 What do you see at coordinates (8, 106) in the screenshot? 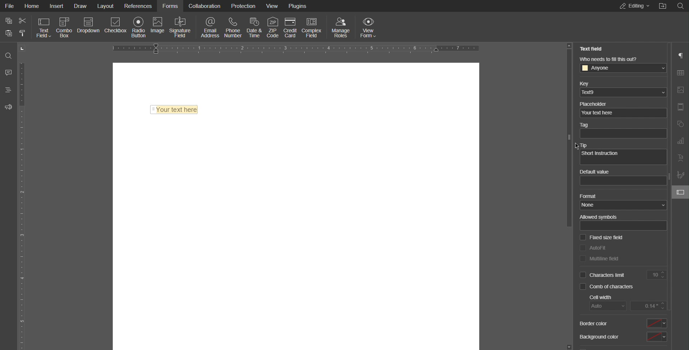
I see `Feedback and Support` at bounding box center [8, 106].